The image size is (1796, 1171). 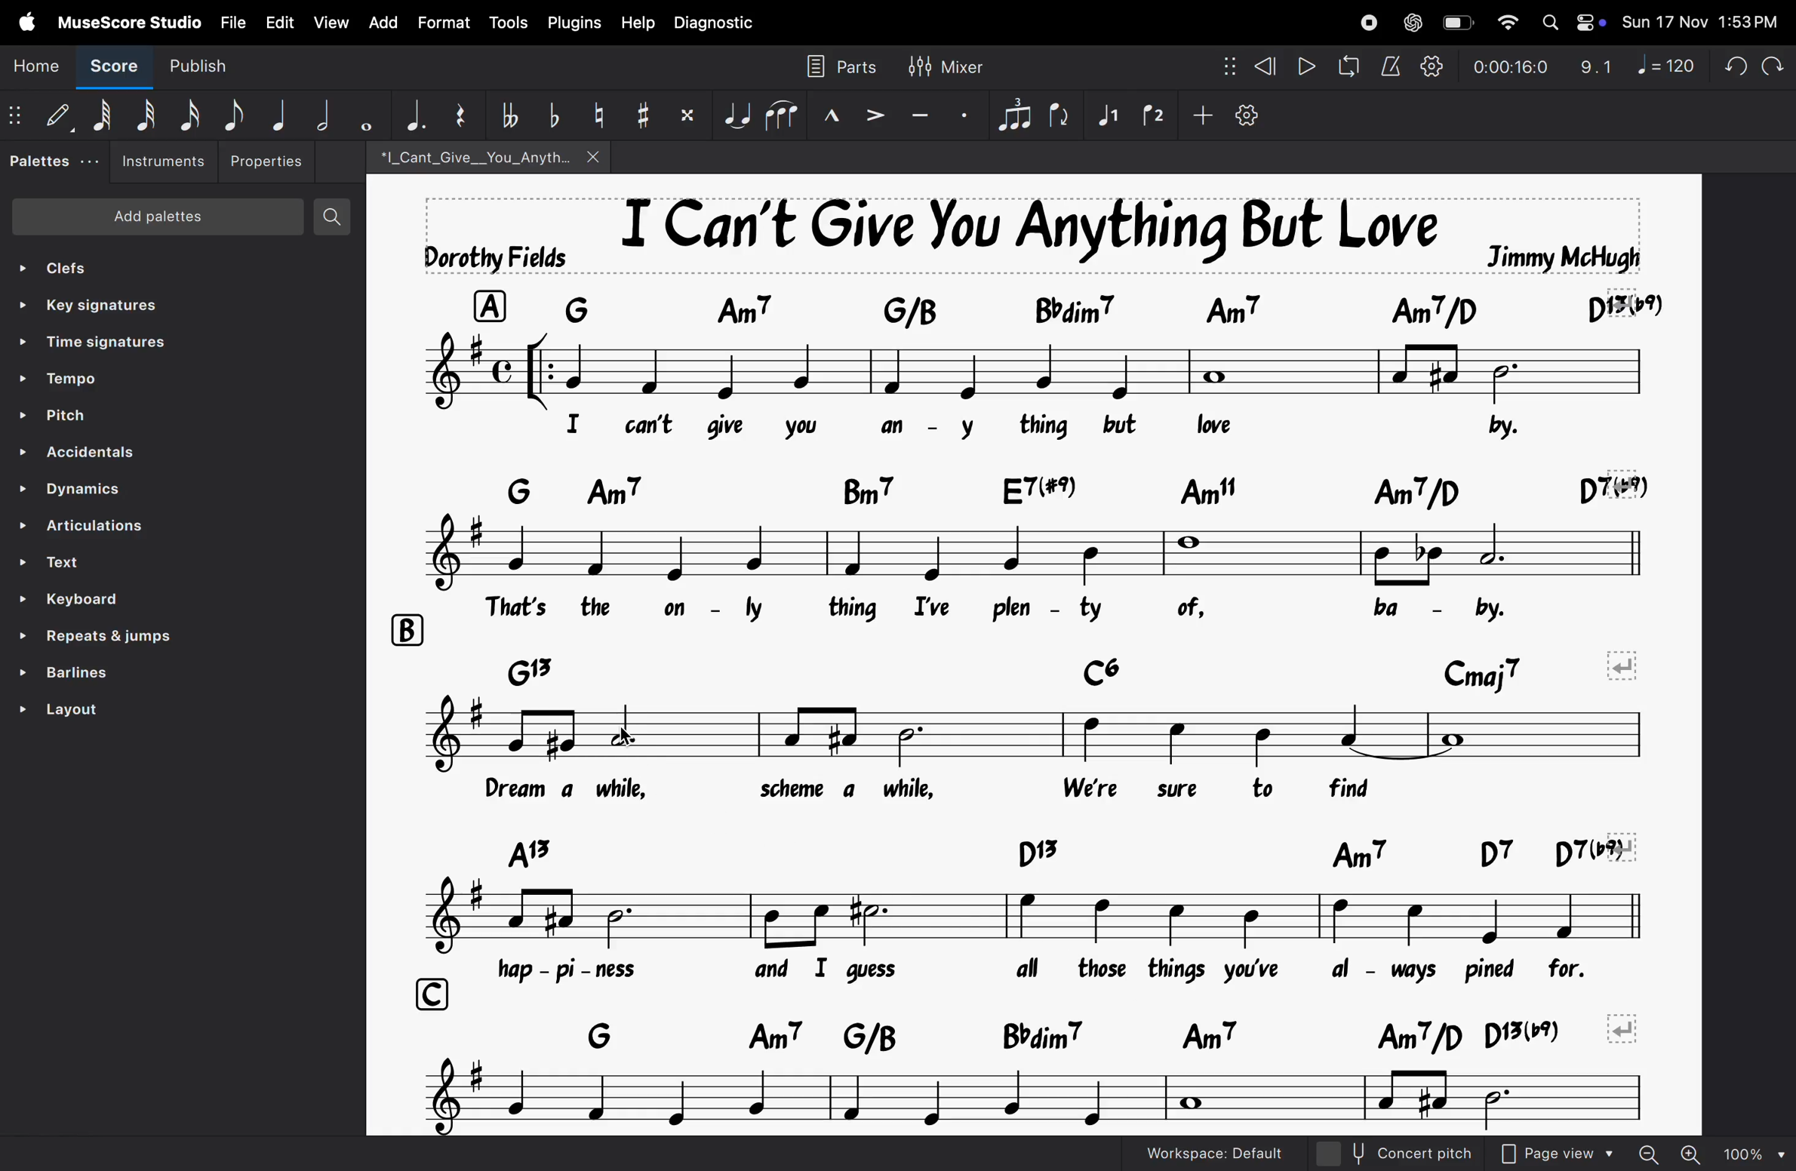 What do you see at coordinates (1028, 607) in the screenshot?
I see `lyrics` at bounding box center [1028, 607].